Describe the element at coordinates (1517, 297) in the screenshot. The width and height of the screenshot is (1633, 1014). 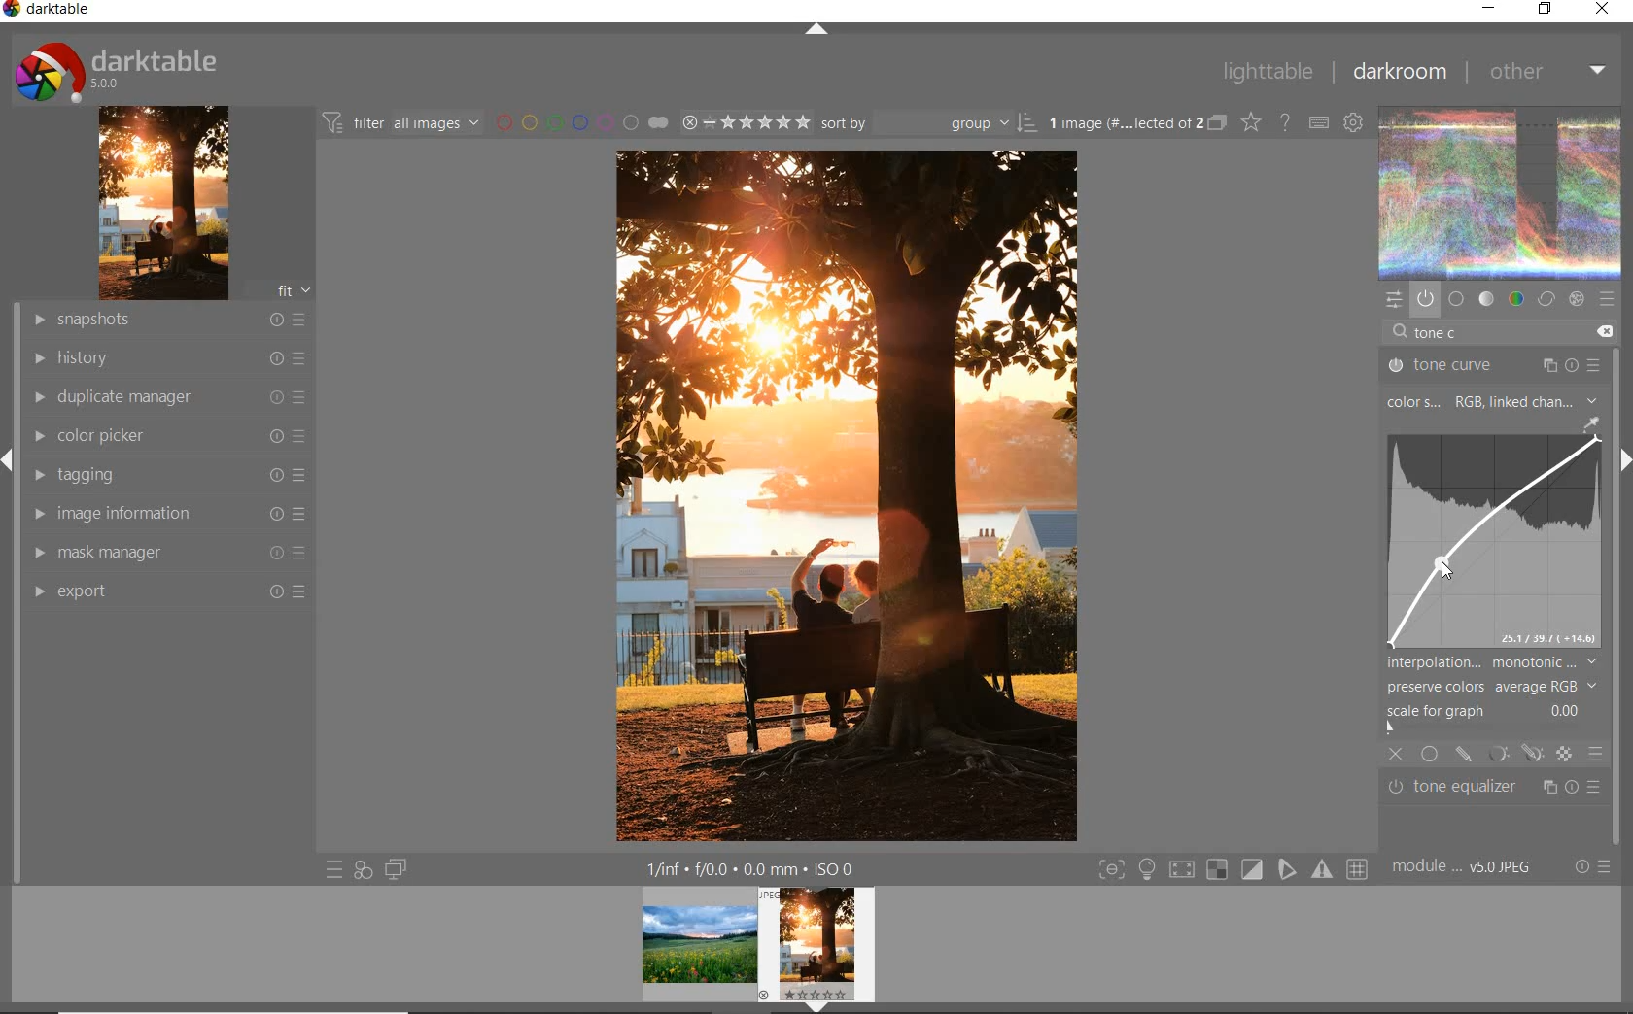
I see `color` at that location.